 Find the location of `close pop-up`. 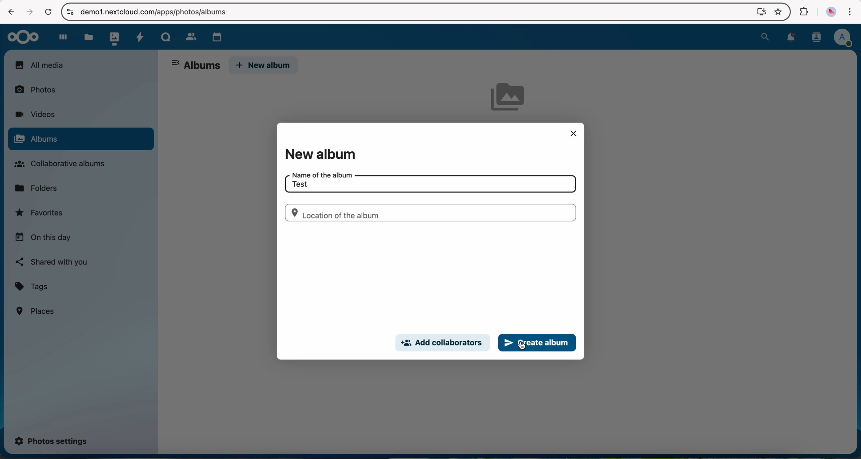

close pop-up is located at coordinates (574, 133).